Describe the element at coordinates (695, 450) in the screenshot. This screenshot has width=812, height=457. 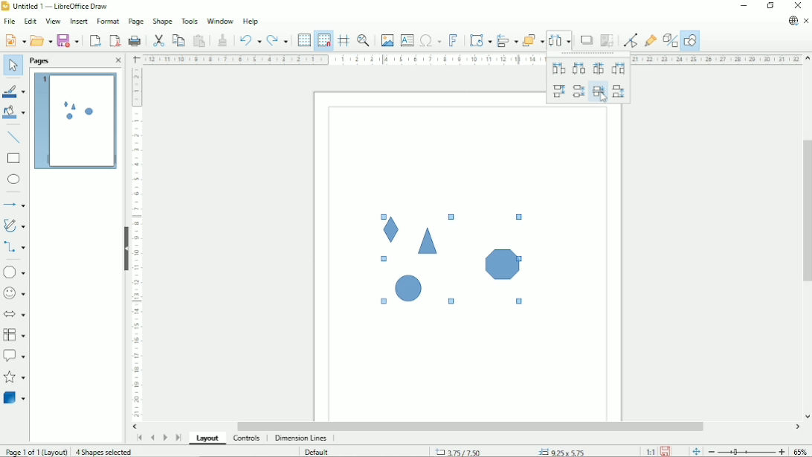
I see `Fit page to the current window` at that location.